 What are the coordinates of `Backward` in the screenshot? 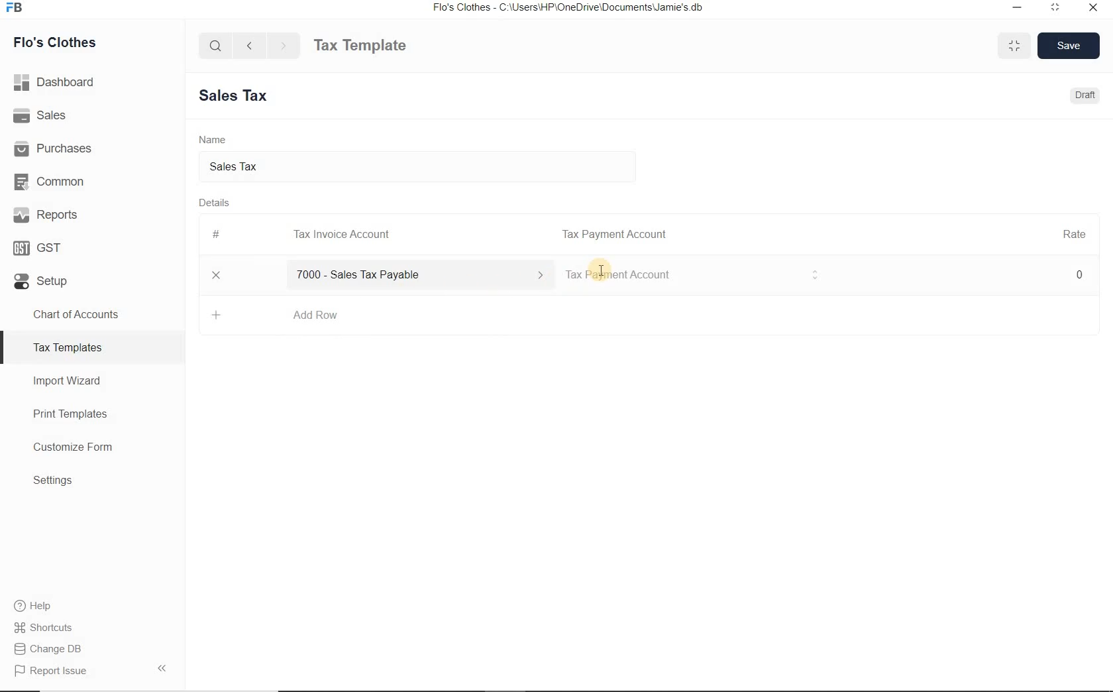 It's located at (249, 44).